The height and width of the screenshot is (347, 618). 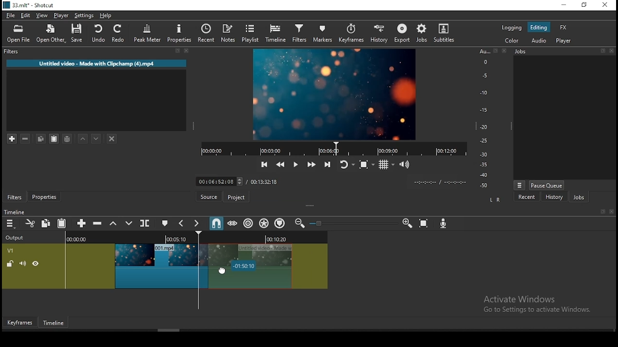 I want to click on scrub while dragging, so click(x=233, y=224).